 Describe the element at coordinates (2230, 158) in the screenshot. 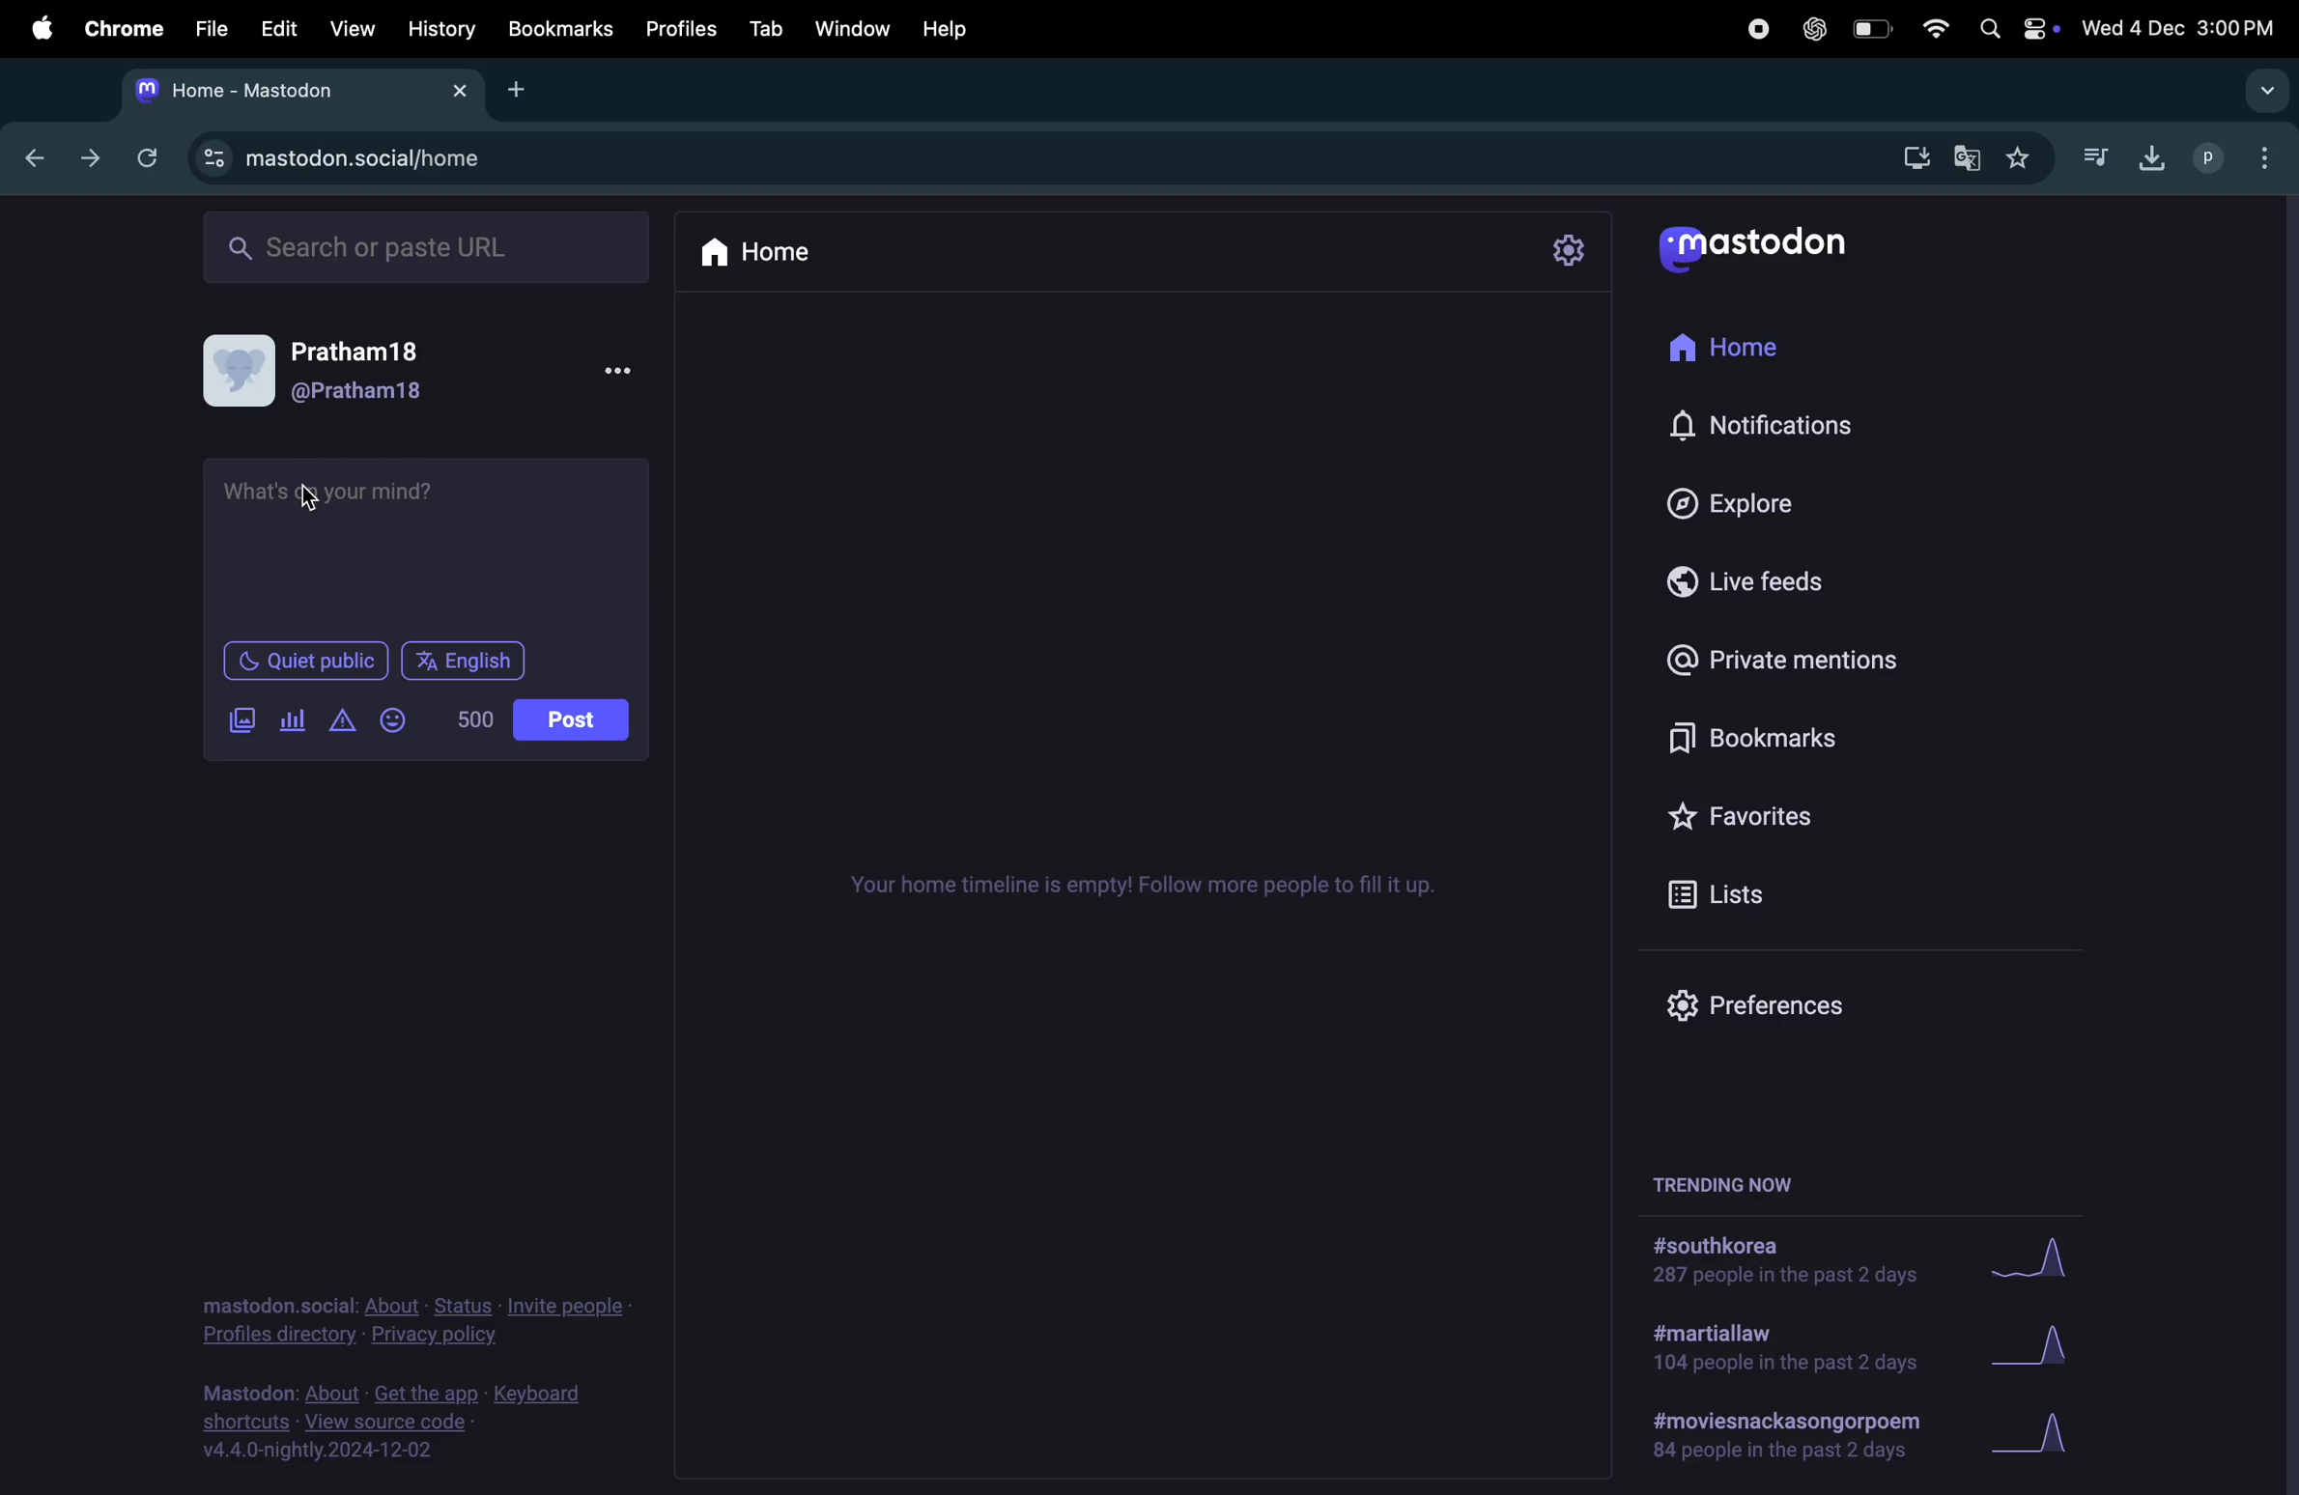

I see `profiles` at that location.